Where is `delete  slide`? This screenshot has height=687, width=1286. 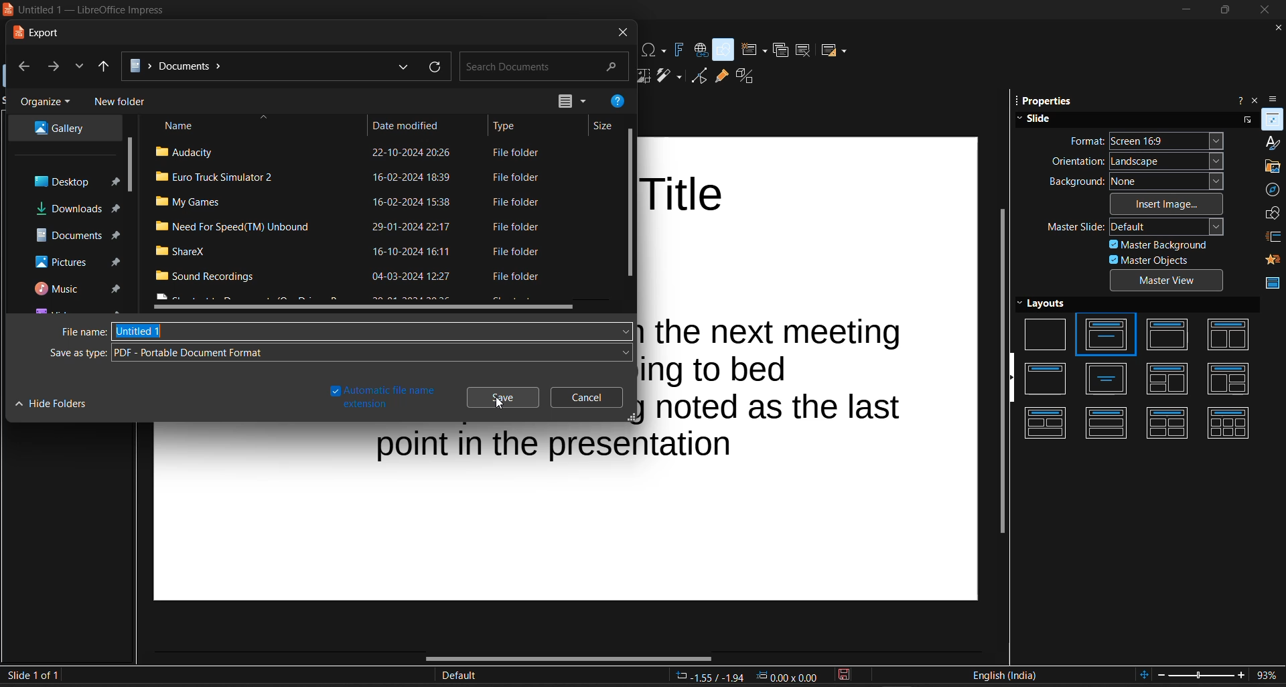 delete  slide is located at coordinates (804, 50).